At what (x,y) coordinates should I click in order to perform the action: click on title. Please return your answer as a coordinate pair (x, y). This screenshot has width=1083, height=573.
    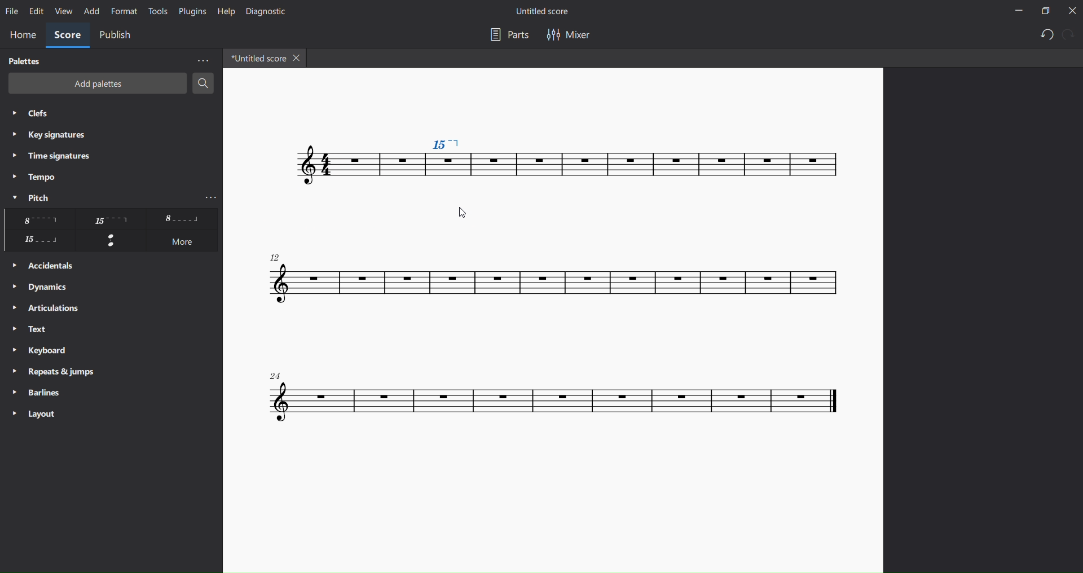
    Looking at the image, I should click on (257, 58).